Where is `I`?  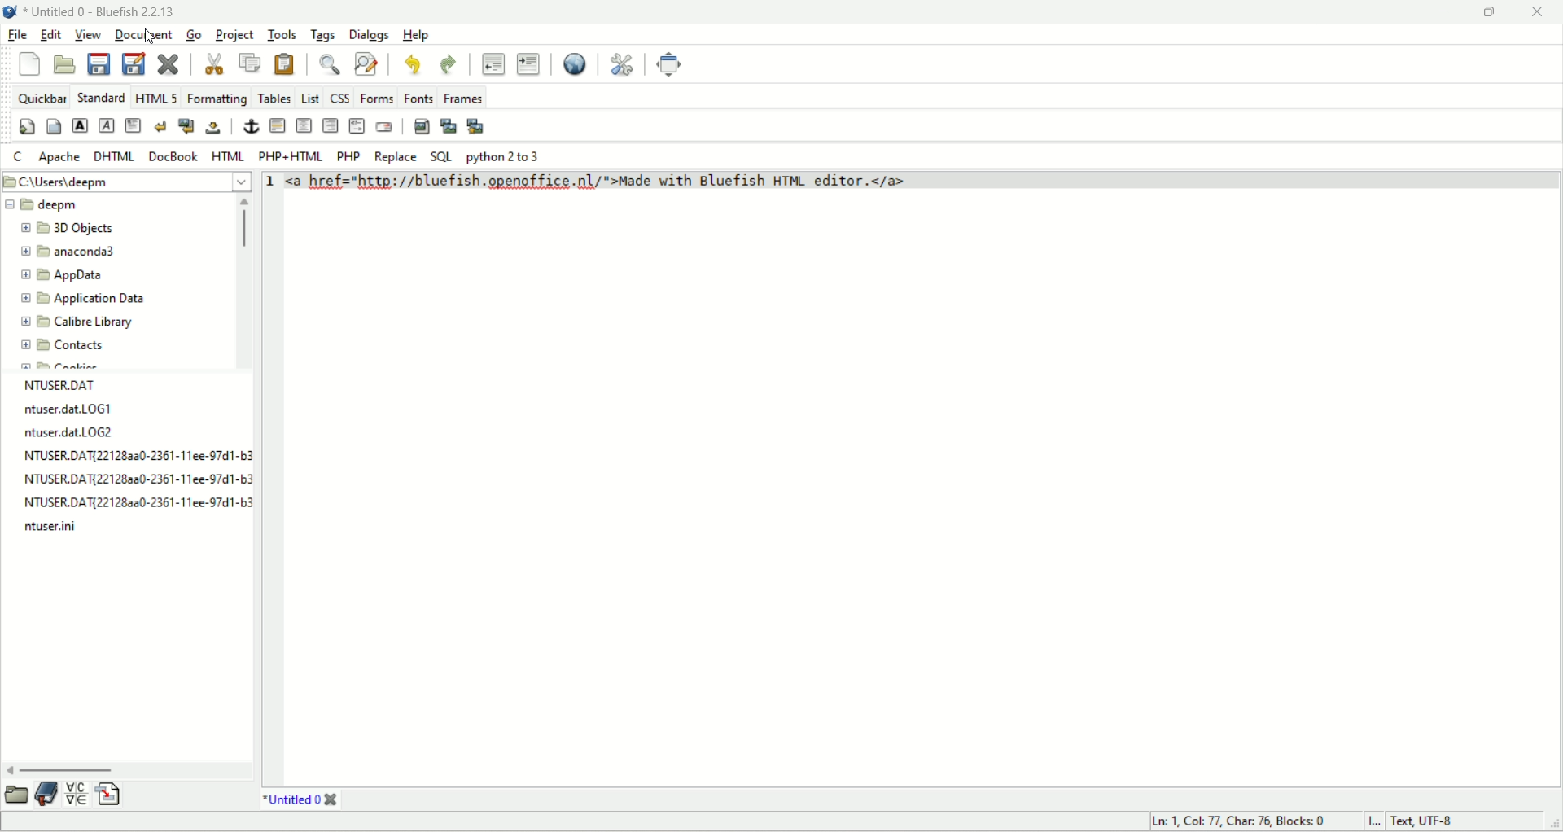
I is located at coordinates (1376, 822).